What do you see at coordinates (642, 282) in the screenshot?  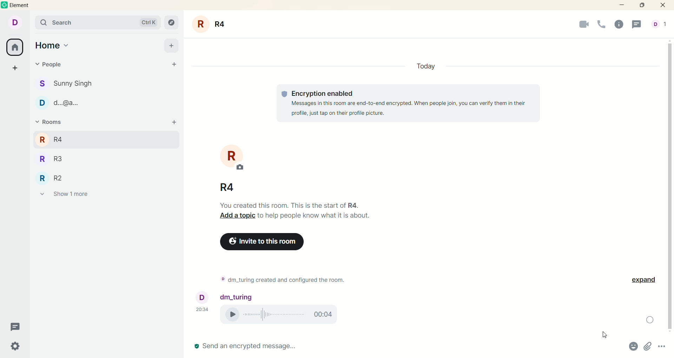 I see `` at bounding box center [642, 282].